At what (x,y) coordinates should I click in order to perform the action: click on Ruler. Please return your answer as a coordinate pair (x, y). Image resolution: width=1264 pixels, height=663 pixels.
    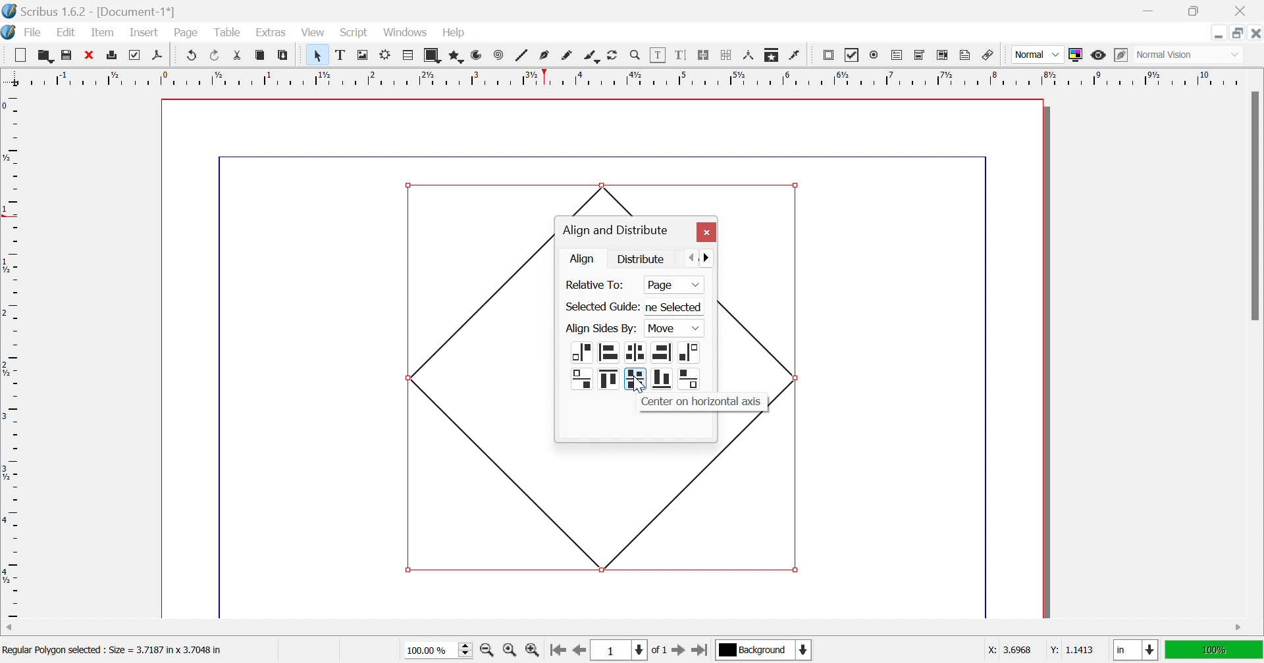
    Looking at the image, I should click on (623, 77).